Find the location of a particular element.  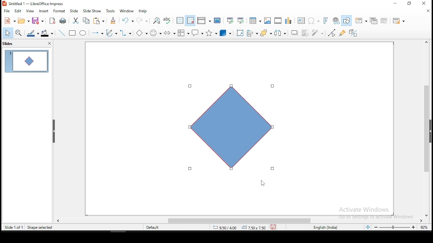

crop image is located at coordinates (305, 34).